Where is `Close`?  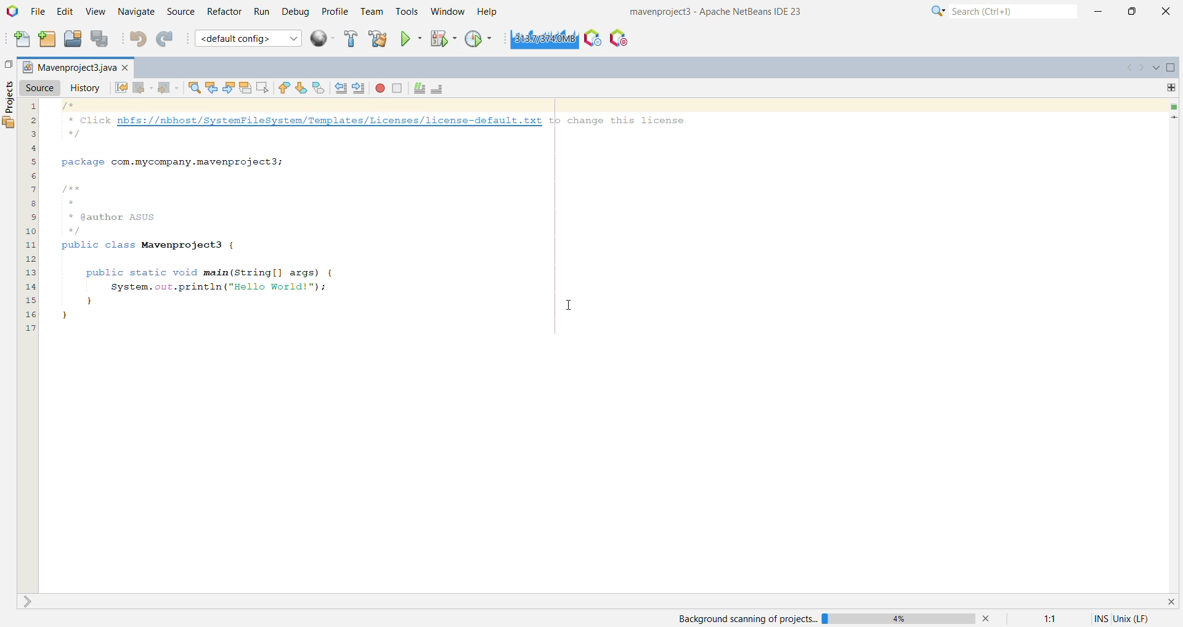 Close is located at coordinates (1165, 12).